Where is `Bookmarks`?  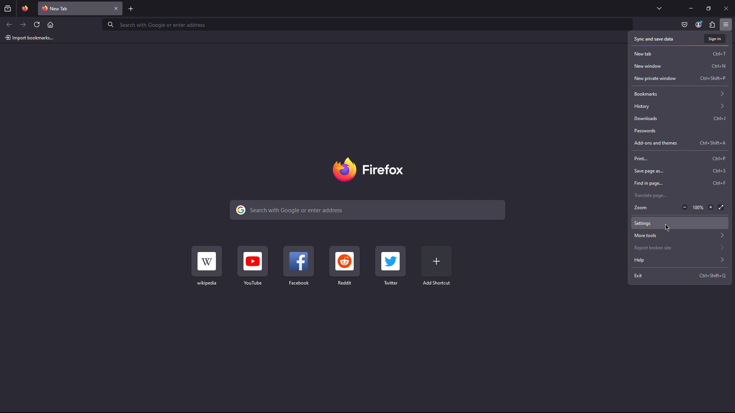
Bookmarks is located at coordinates (680, 94).